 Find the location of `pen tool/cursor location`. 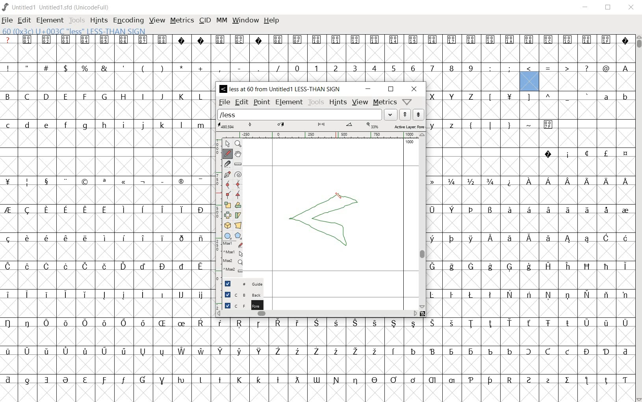

pen tool/cursor location is located at coordinates (343, 197).